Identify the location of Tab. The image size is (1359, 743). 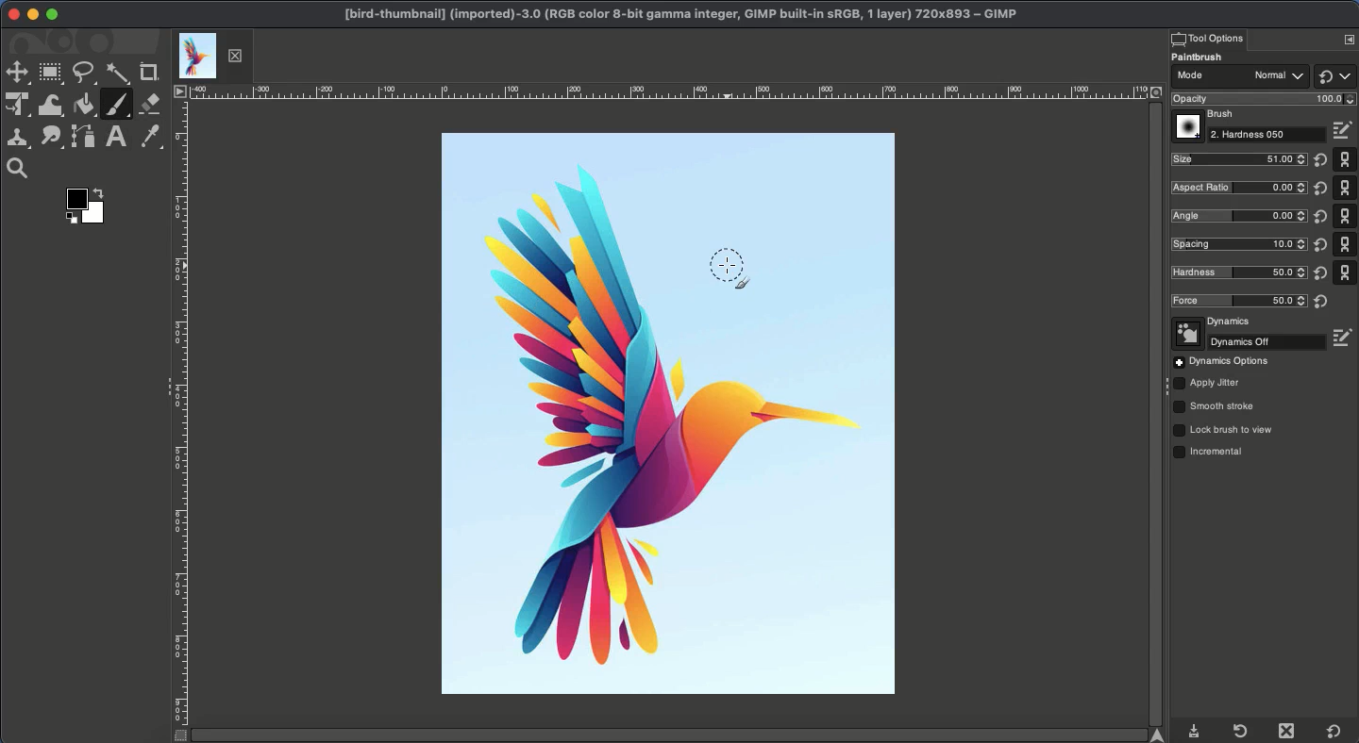
(211, 56).